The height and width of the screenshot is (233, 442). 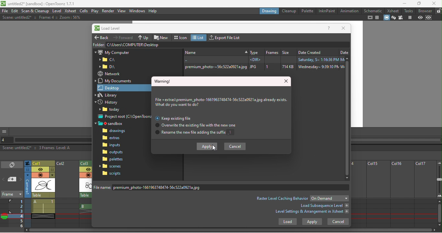 What do you see at coordinates (53, 140) in the screenshot?
I see `Horizontal scroll bar` at bounding box center [53, 140].